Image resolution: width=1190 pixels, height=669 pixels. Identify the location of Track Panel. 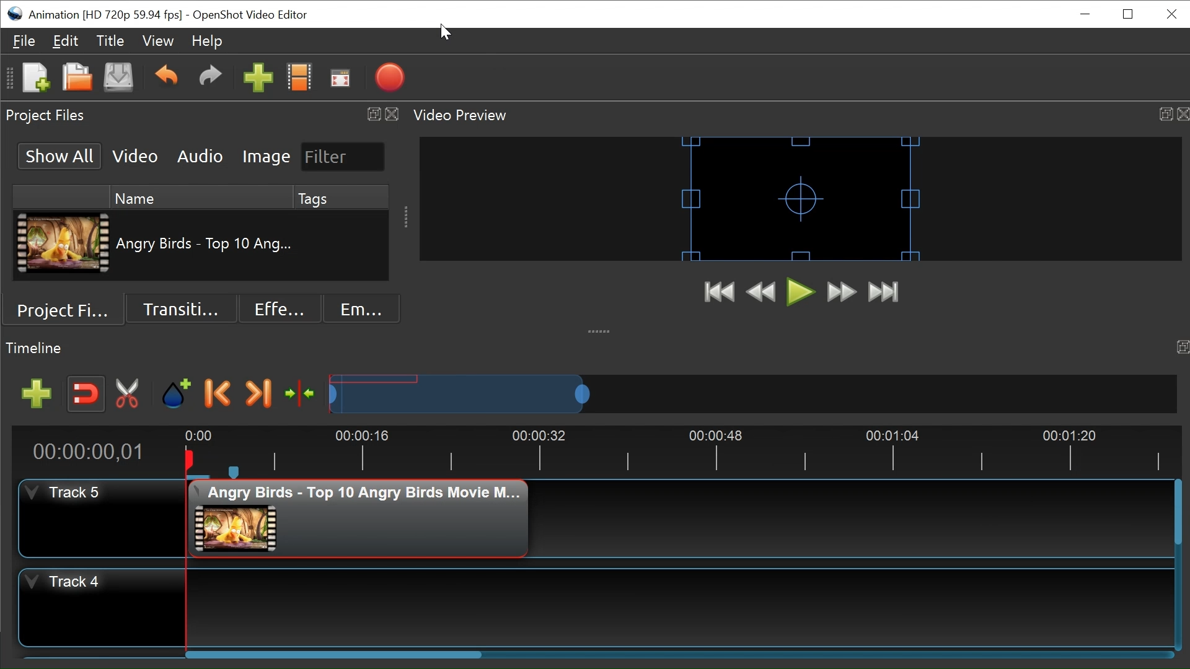
(680, 606).